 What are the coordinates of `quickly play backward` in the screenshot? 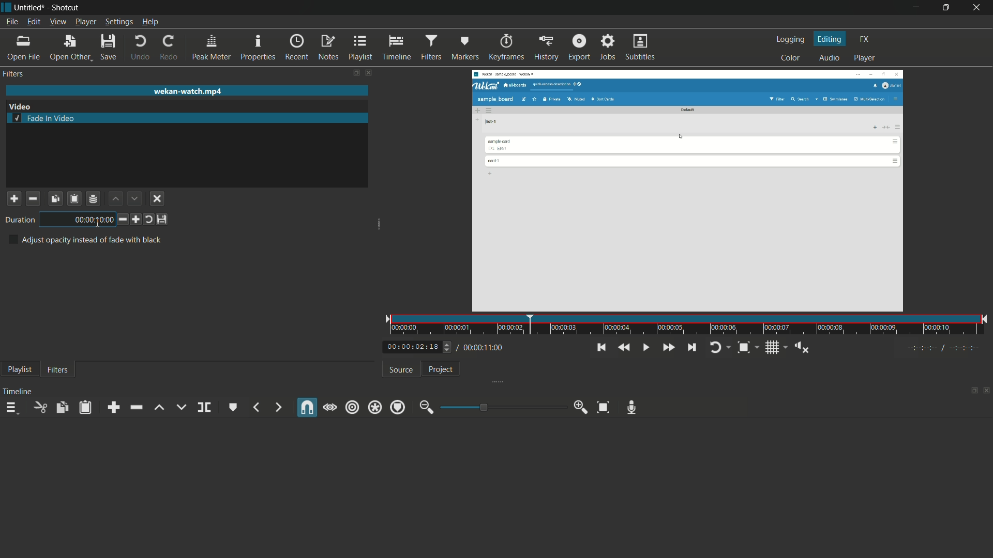 It's located at (623, 347).